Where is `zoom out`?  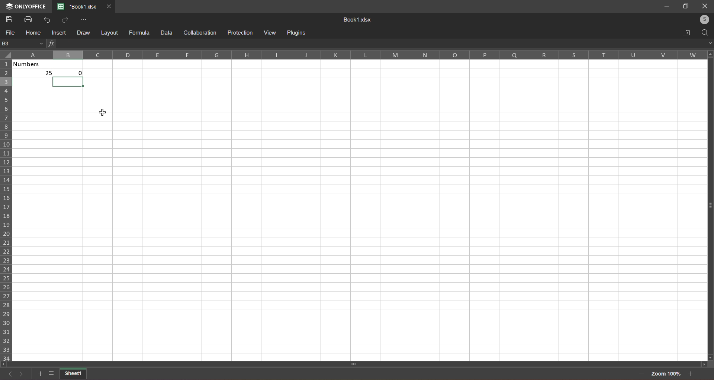 zoom out is located at coordinates (641, 373).